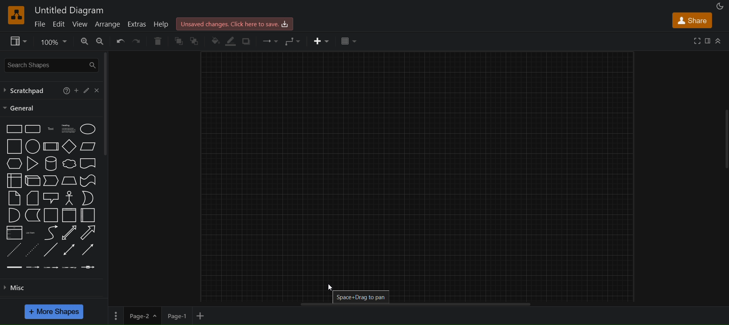  I want to click on edit, so click(86, 90).